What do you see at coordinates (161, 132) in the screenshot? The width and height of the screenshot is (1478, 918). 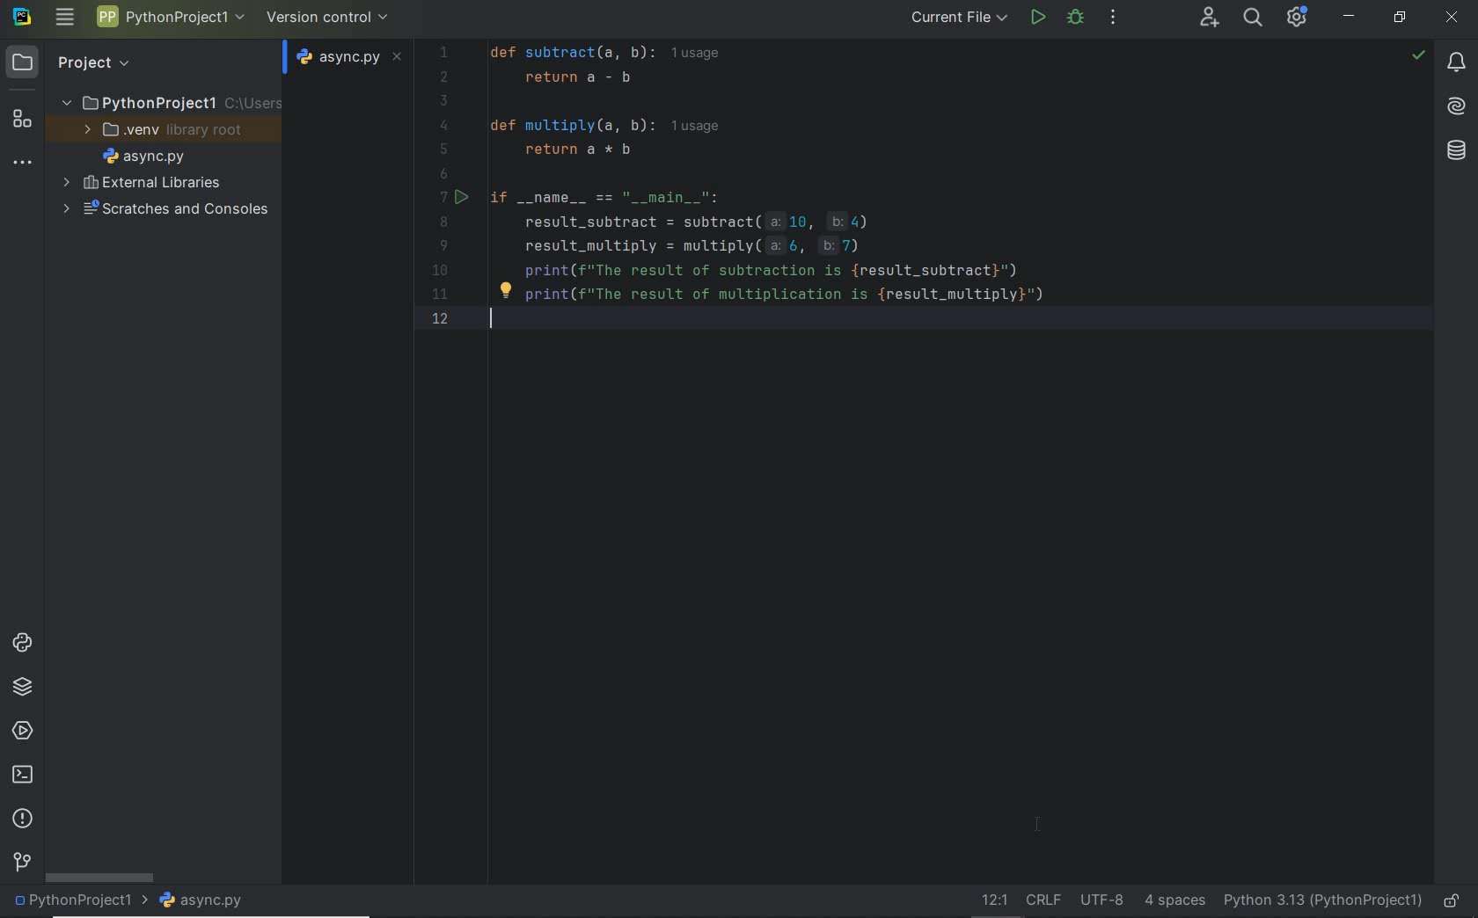 I see `.veny` at bounding box center [161, 132].